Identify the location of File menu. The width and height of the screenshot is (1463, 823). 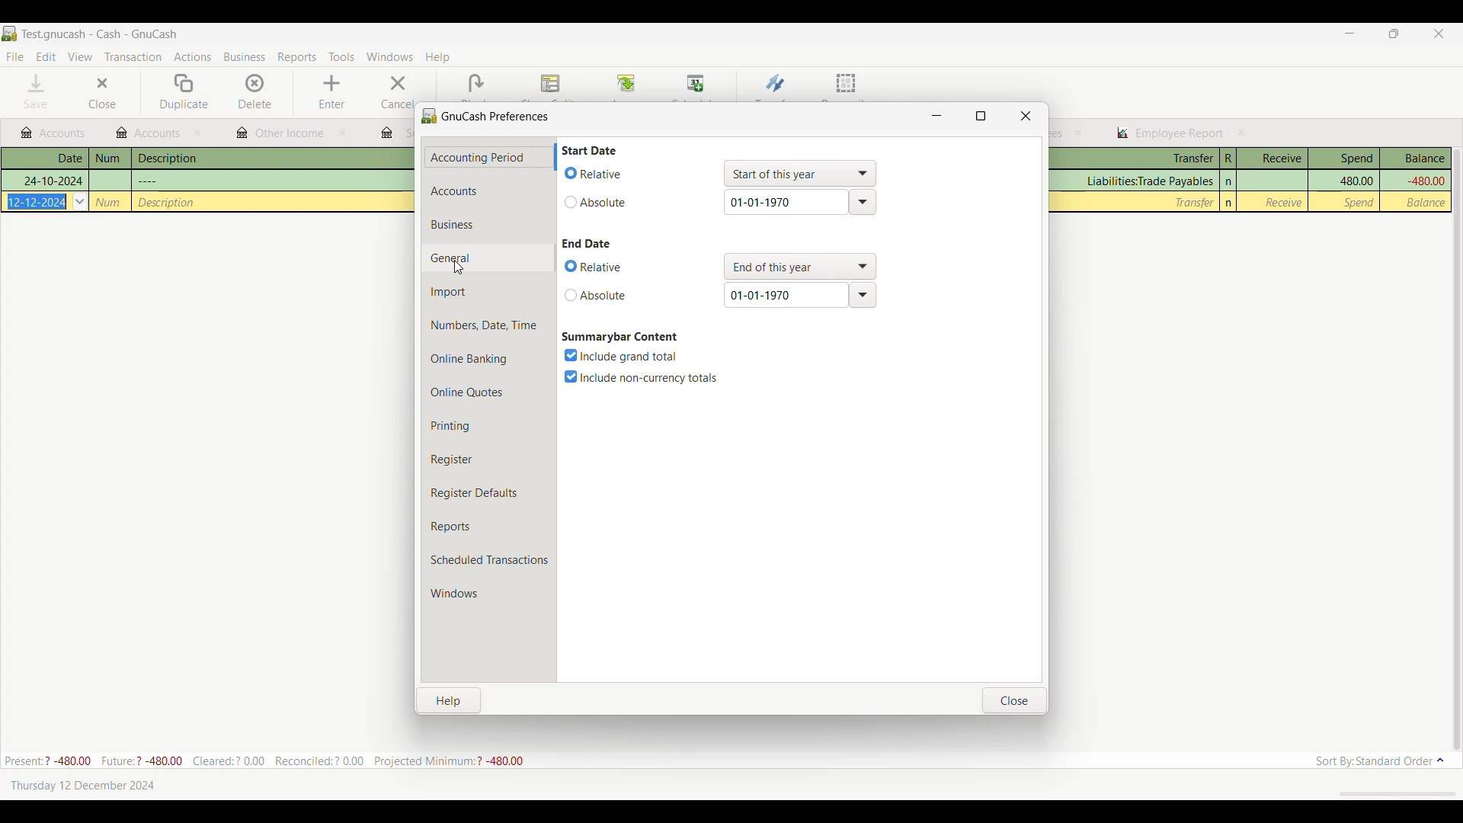
(14, 57).